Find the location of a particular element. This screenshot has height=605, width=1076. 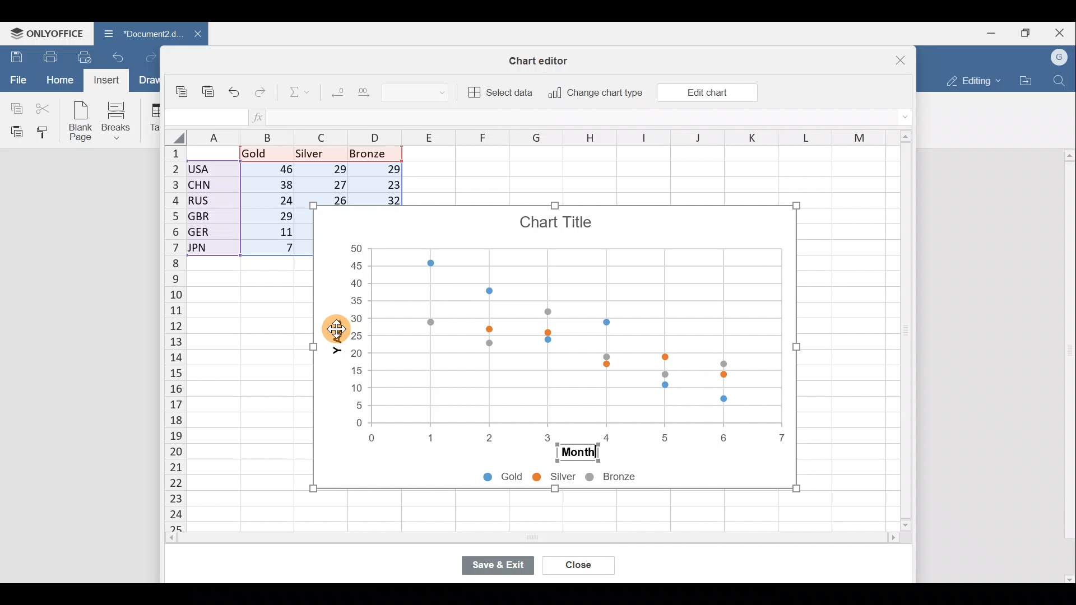

Redo is located at coordinates (263, 90).